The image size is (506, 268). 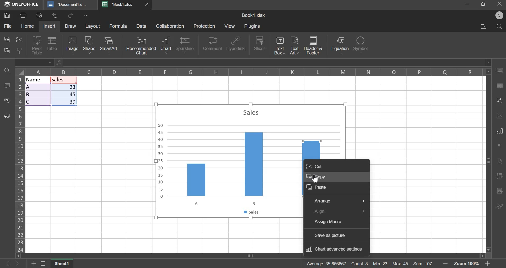 What do you see at coordinates (467, 4) in the screenshot?
I see `minimize` at bounding box center [467, 4].